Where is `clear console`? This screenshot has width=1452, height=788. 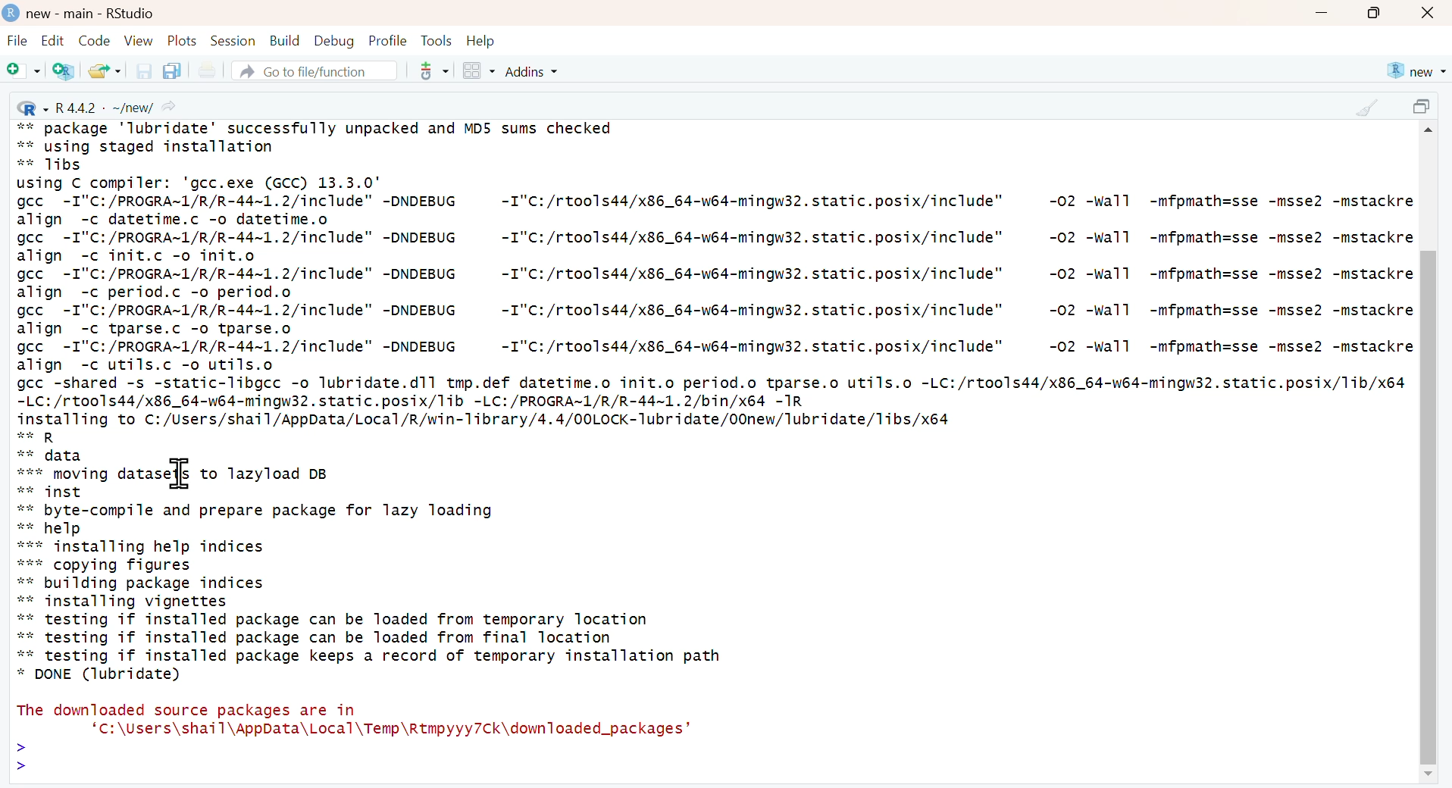 clear console is located at coordinates (1366, 108).